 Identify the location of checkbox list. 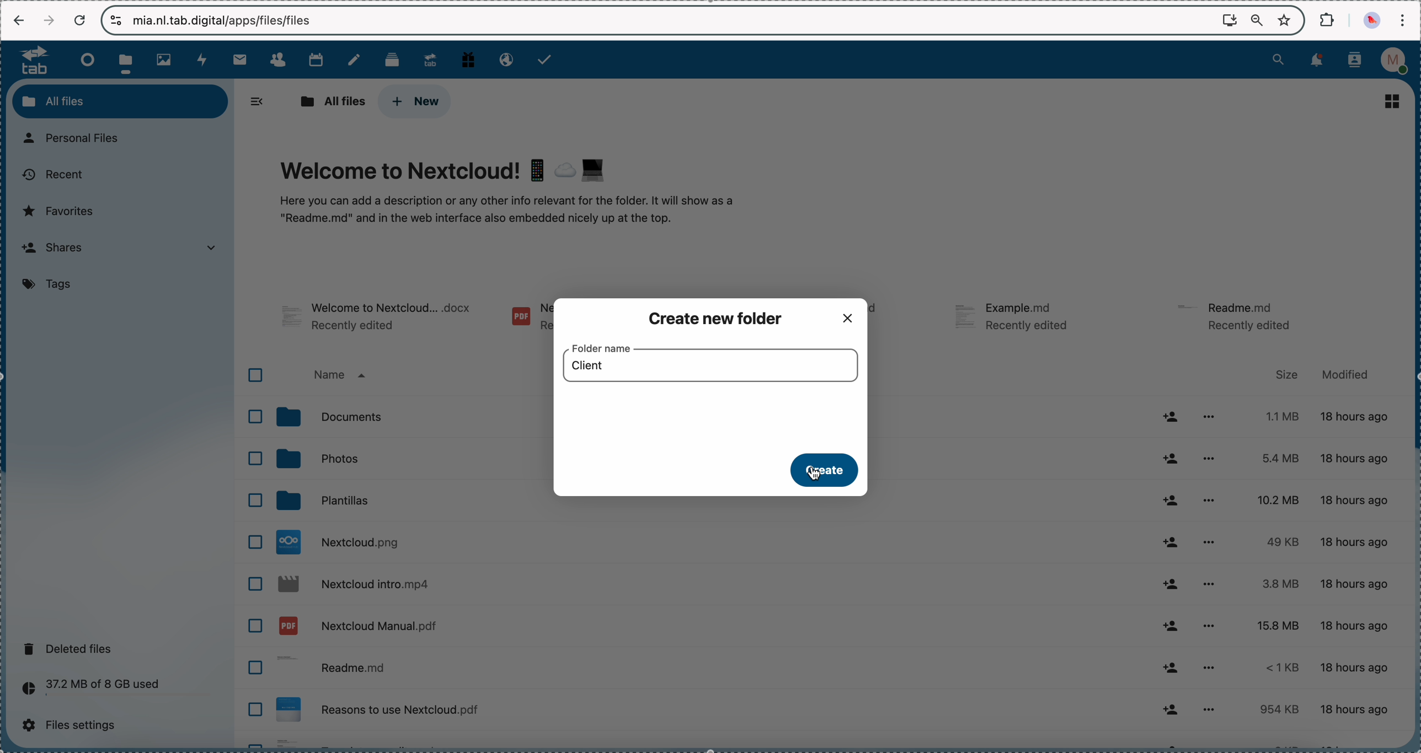
(250, 551).